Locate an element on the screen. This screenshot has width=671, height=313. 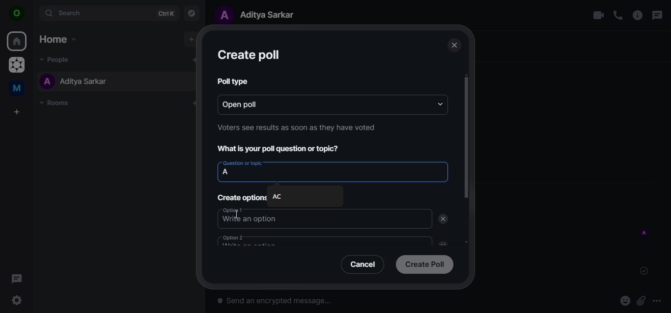
more options is located at coordinates (660, 301).